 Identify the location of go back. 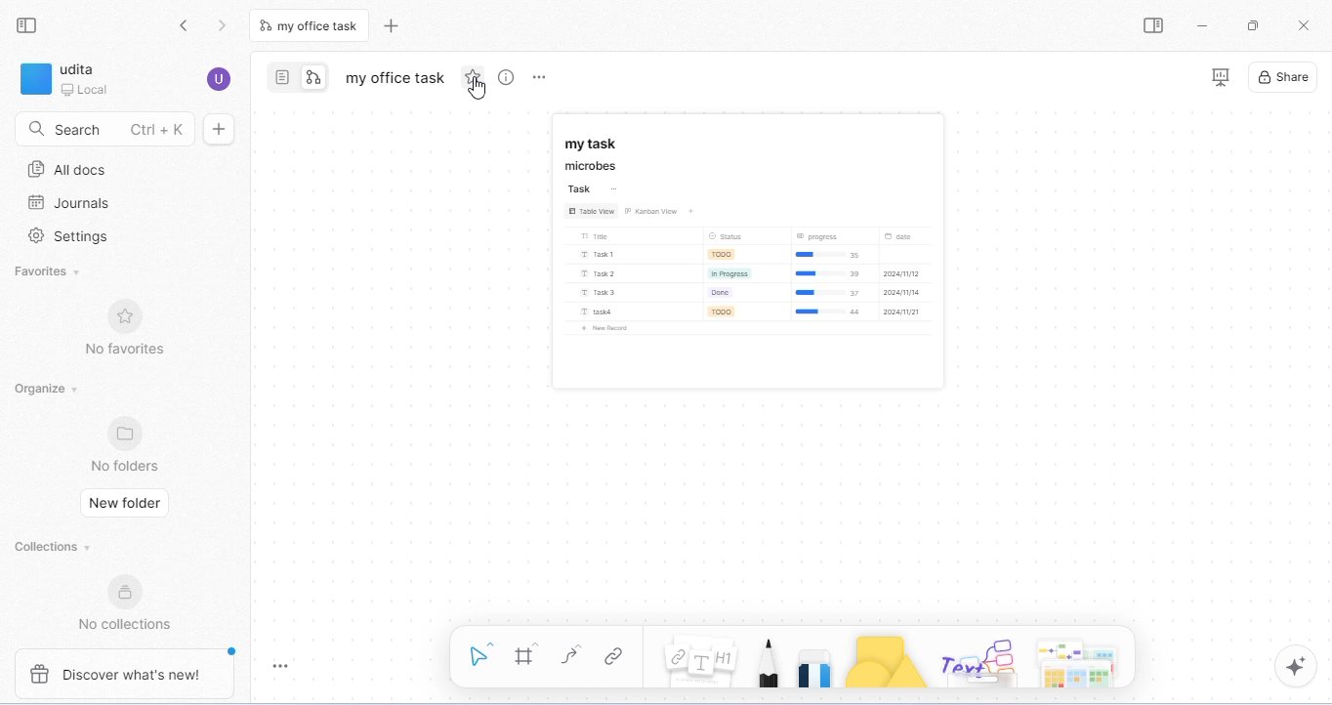
(187, 27).